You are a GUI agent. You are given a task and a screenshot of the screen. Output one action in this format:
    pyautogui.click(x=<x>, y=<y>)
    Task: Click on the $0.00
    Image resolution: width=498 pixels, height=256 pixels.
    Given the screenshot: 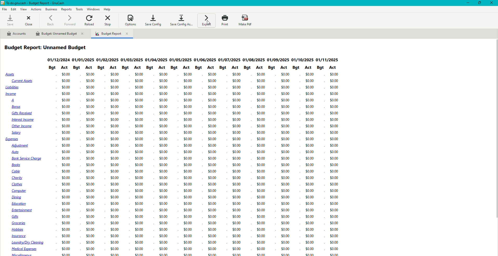 What is the action you would take?
    pyautogui.click(x=115, y=113)
    